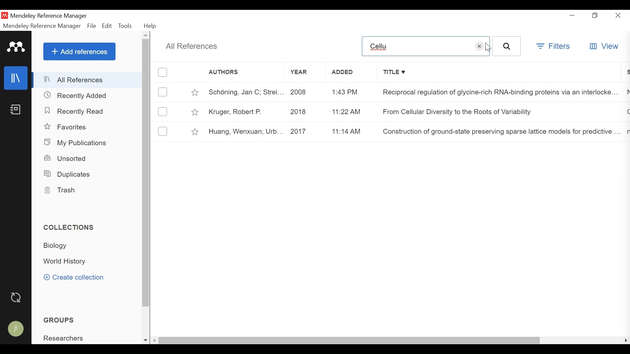 The image size is (630, 354). I want to click on Trash, so click(64, 191).